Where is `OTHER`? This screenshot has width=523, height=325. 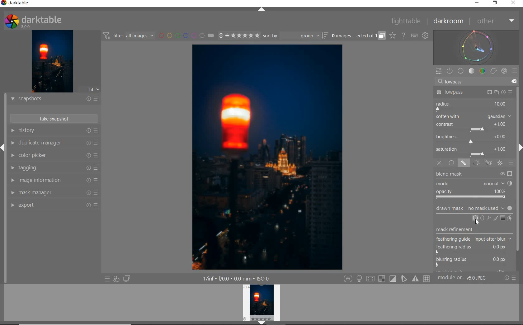 OTHER is located at coordinates (495, 21).